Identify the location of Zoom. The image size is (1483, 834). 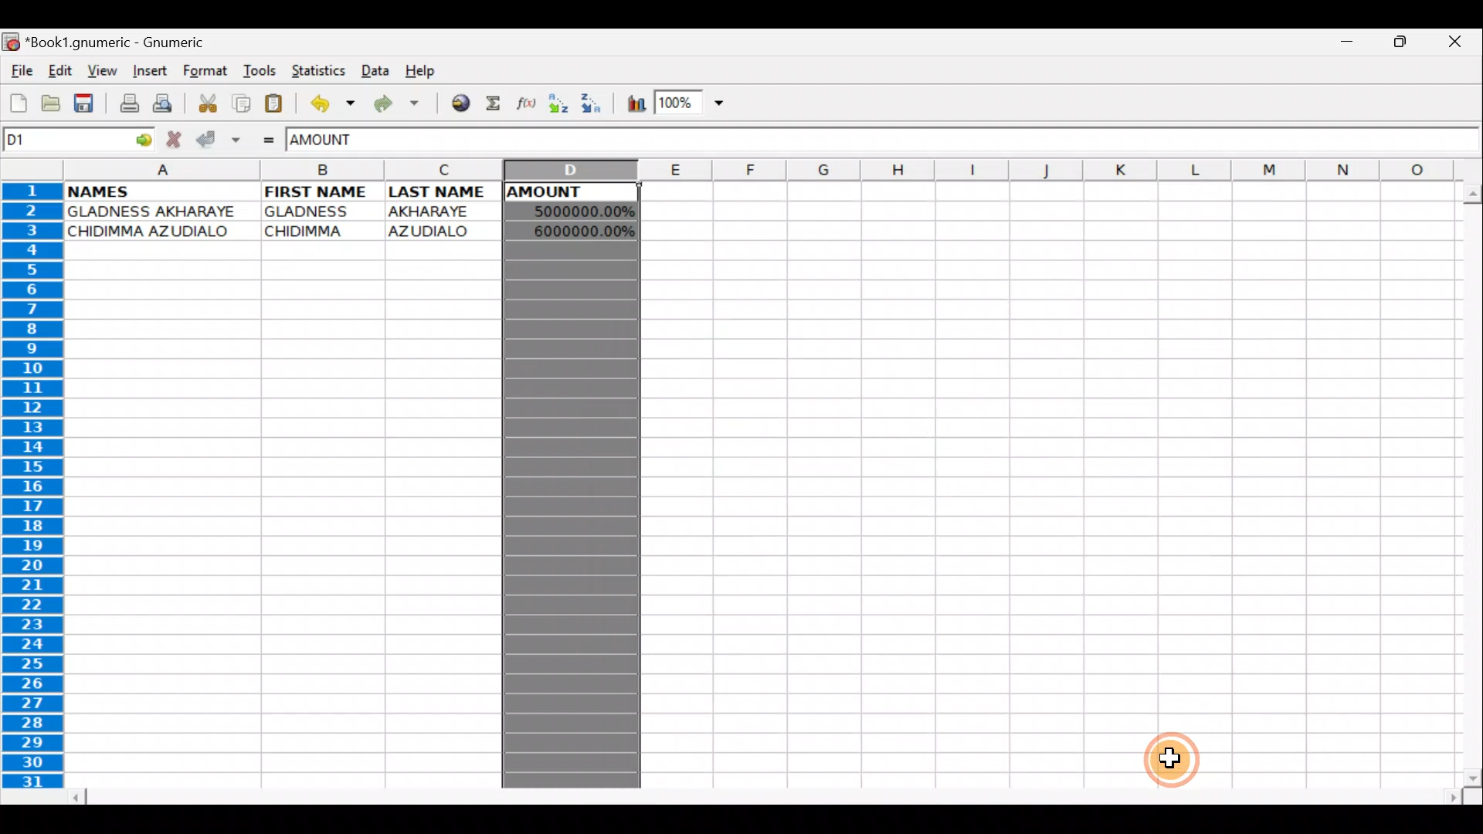
(692, 104).